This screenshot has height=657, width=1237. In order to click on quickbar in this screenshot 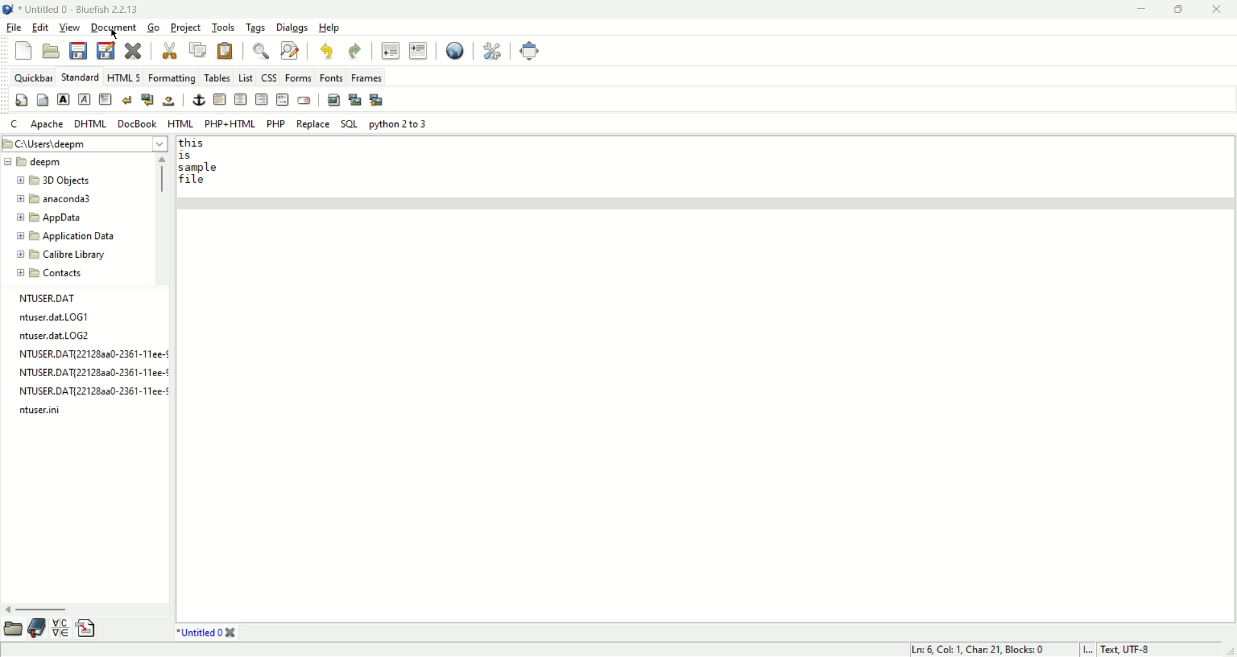, I will do `click(36, 77)`.